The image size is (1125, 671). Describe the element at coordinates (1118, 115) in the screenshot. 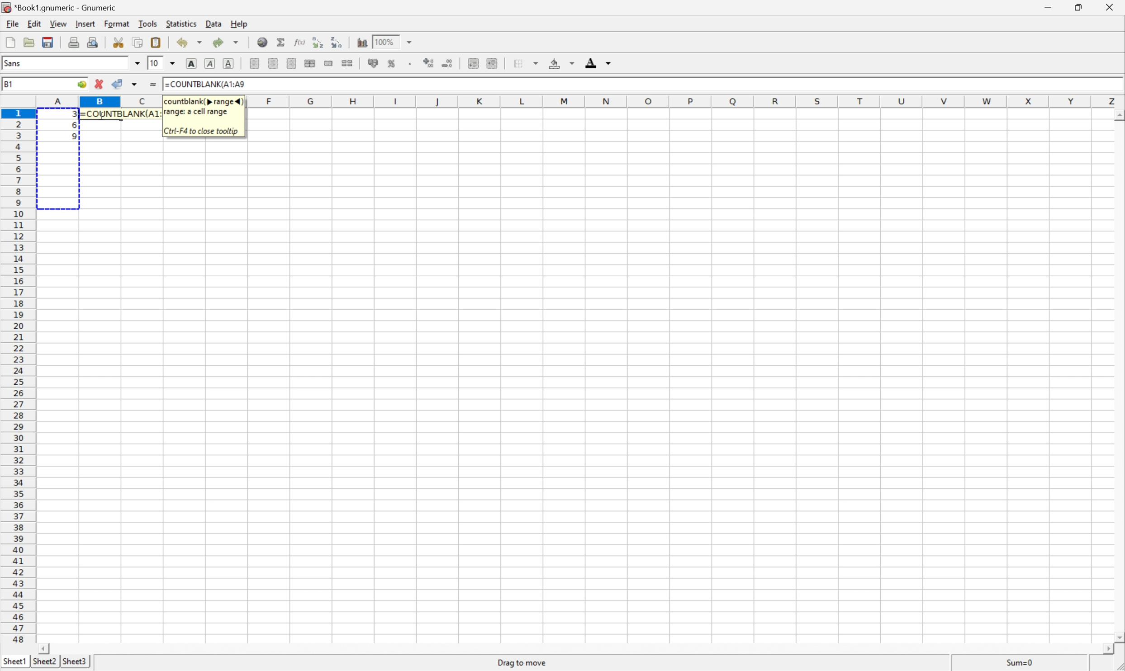

I see `Scroll Up` at that location.